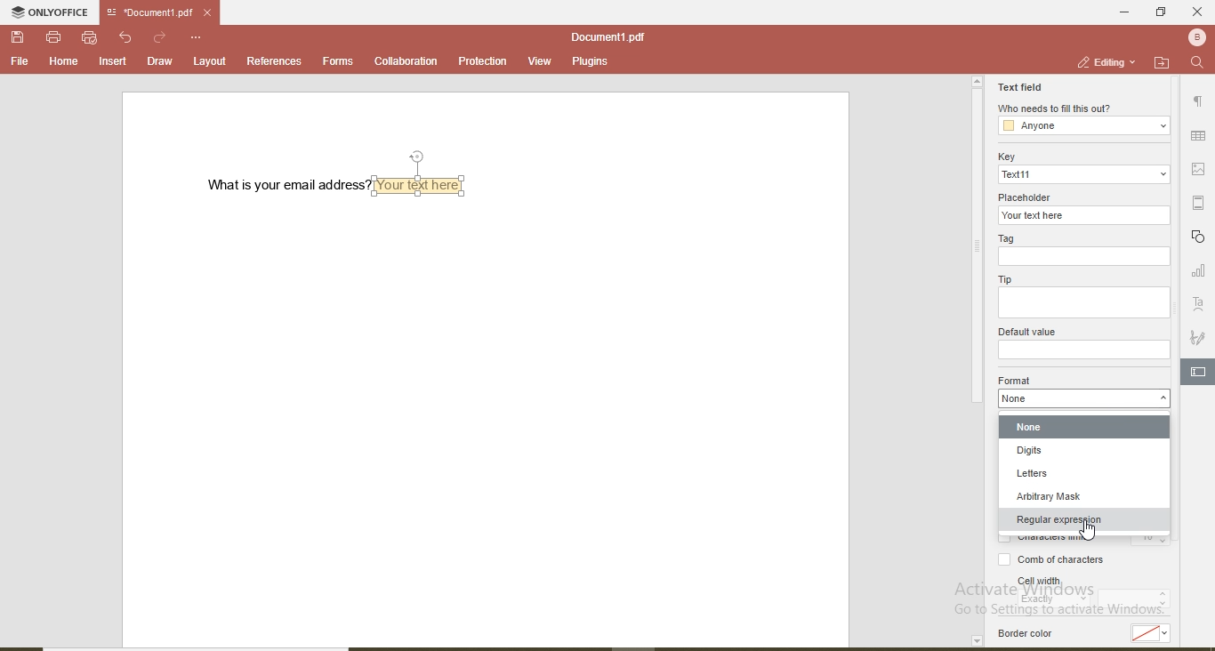  What do you see at coordinates (213, 12) in the screenshot?
I see `close file` at bounding box center [213, 12].